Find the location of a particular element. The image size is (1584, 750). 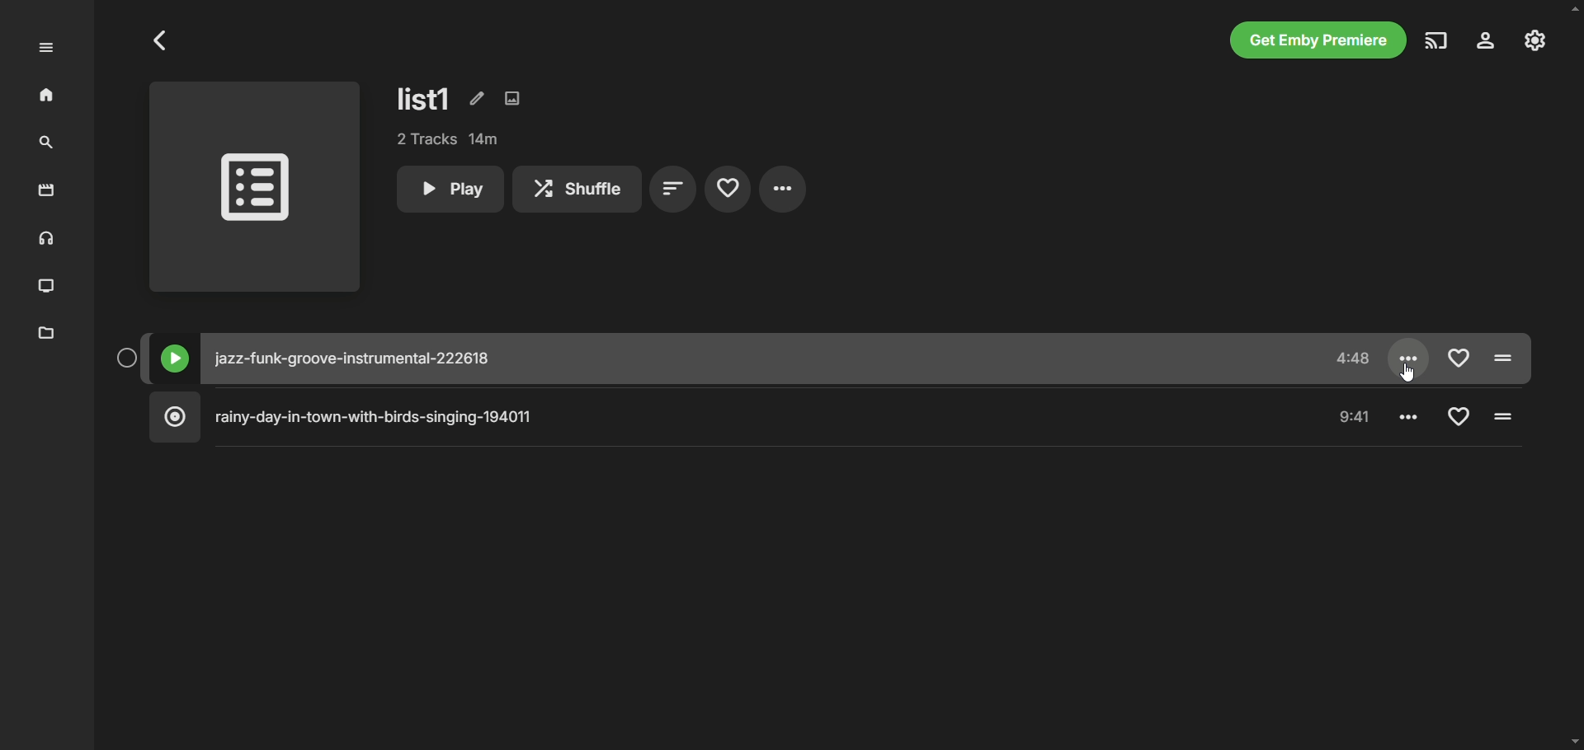

playlist is located at coordinates (256, 190).